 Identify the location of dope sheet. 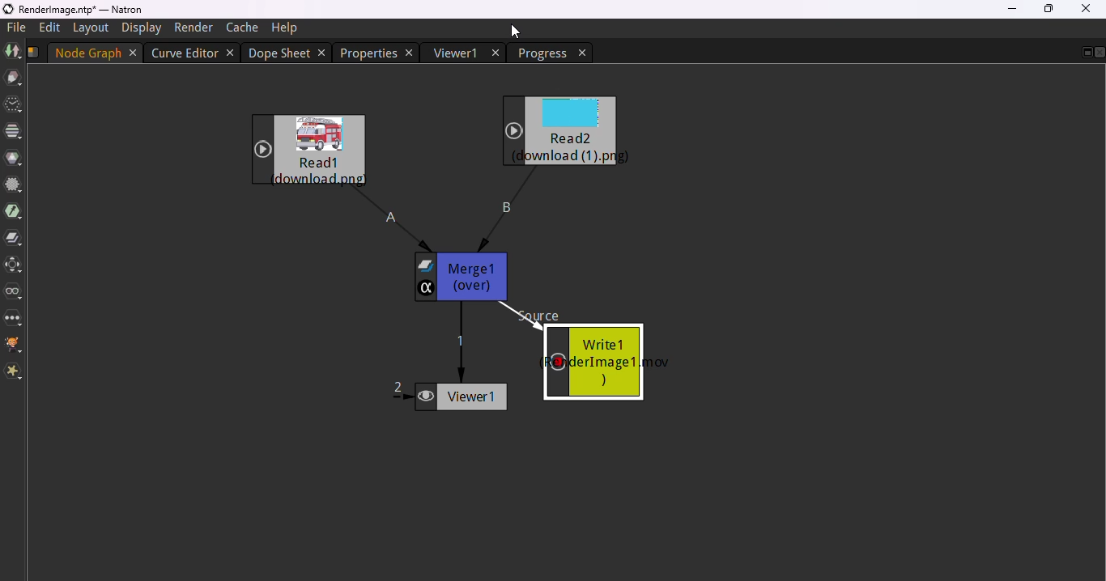
(280, 53).